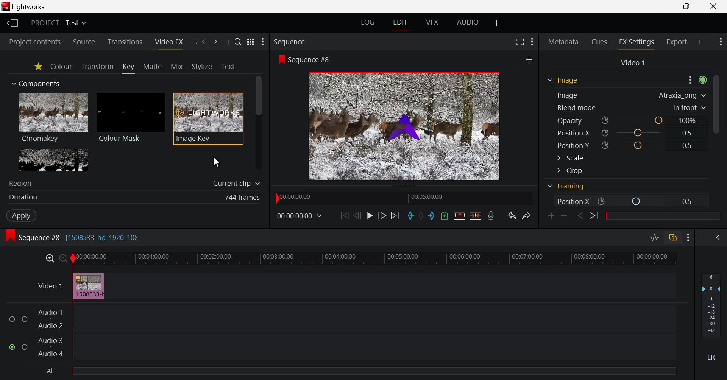 The width and height of the screenshot is (727, 380). What do you see at coordinates (526, 216) in the screenshot?
I see `Redo` at bounding box center [526, 216].